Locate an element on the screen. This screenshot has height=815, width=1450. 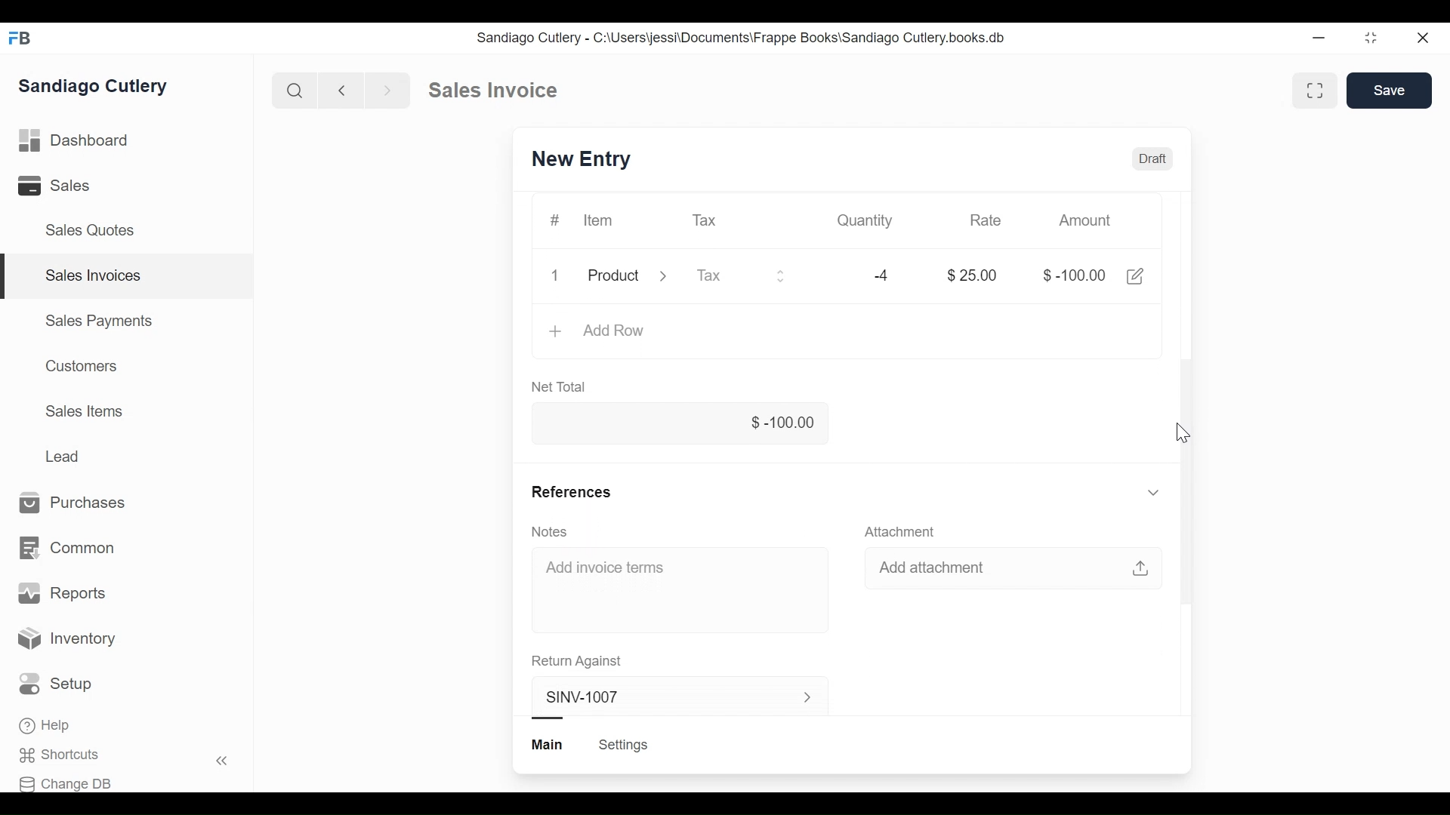
Tax is located at coordinates (740, 275).